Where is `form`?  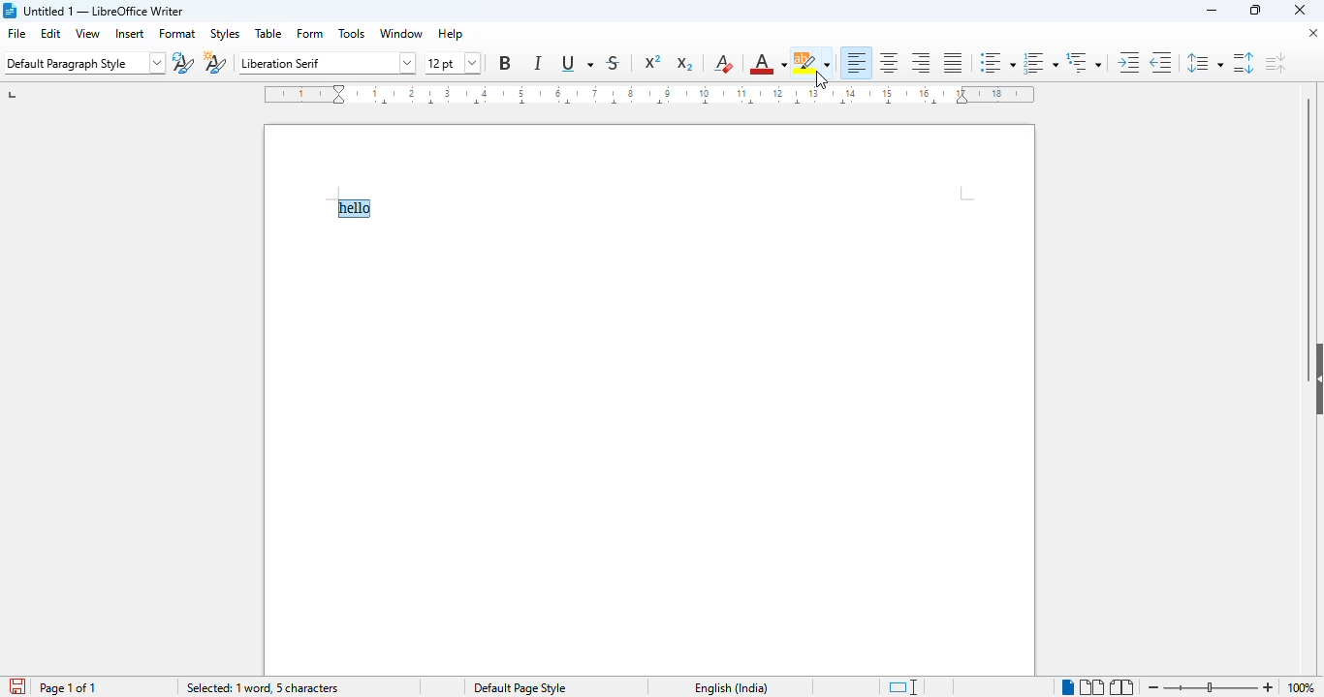 form is located at coordinates (311, 33).